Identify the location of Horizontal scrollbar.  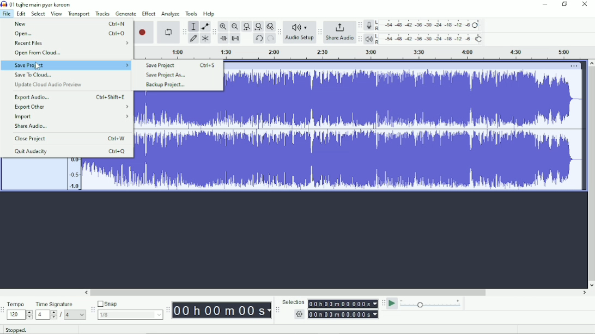
(335, 293).